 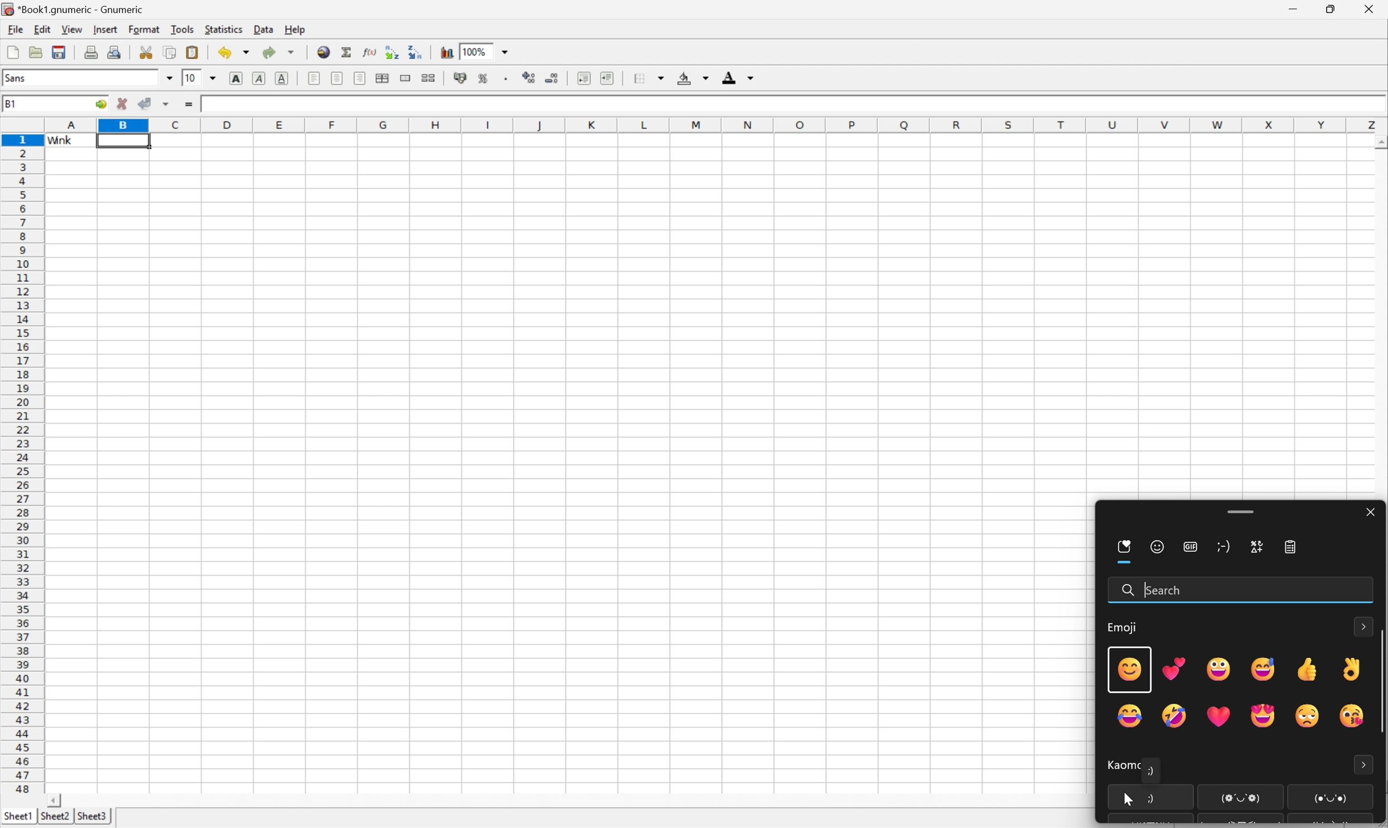 What do you see at coordinates (383, 77) in the screenshot?
I see `center horizontally` at bounding box center [383, 77].